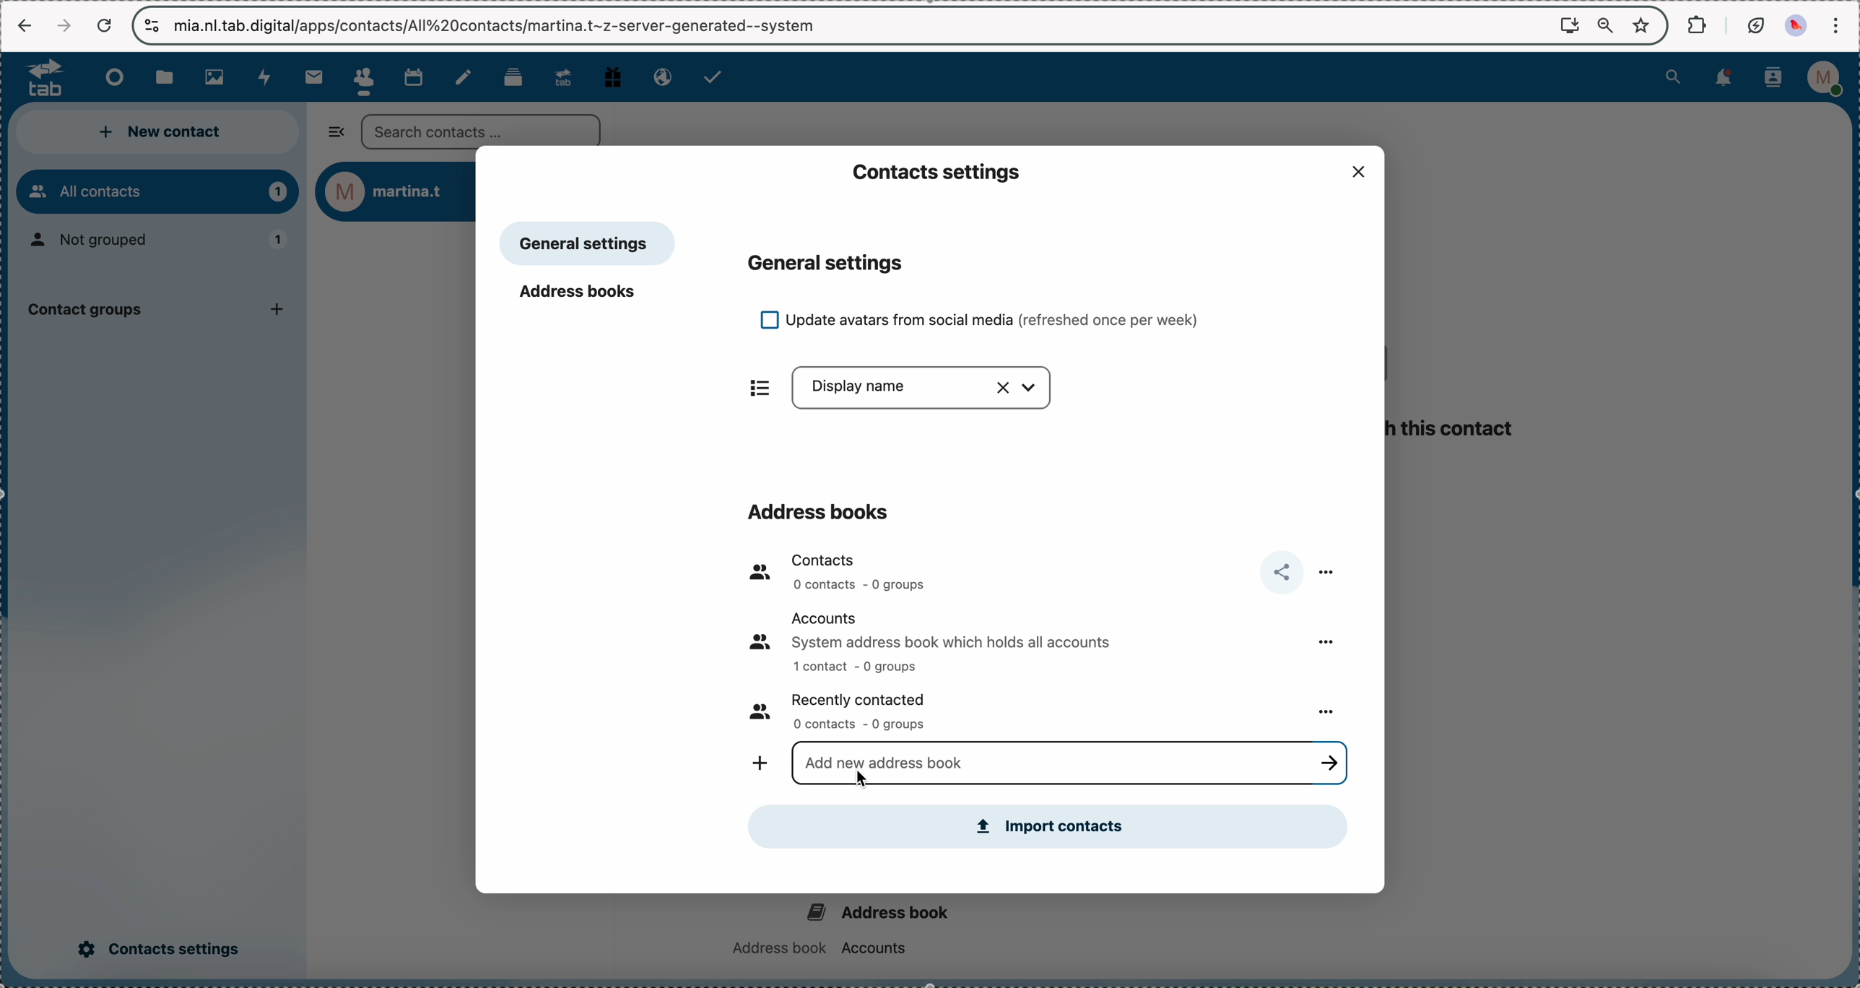 This screenshot has height=988, width=1860. Describe the element at coordinates (859, 776) in the screenshot. I see `cursor` at that location.